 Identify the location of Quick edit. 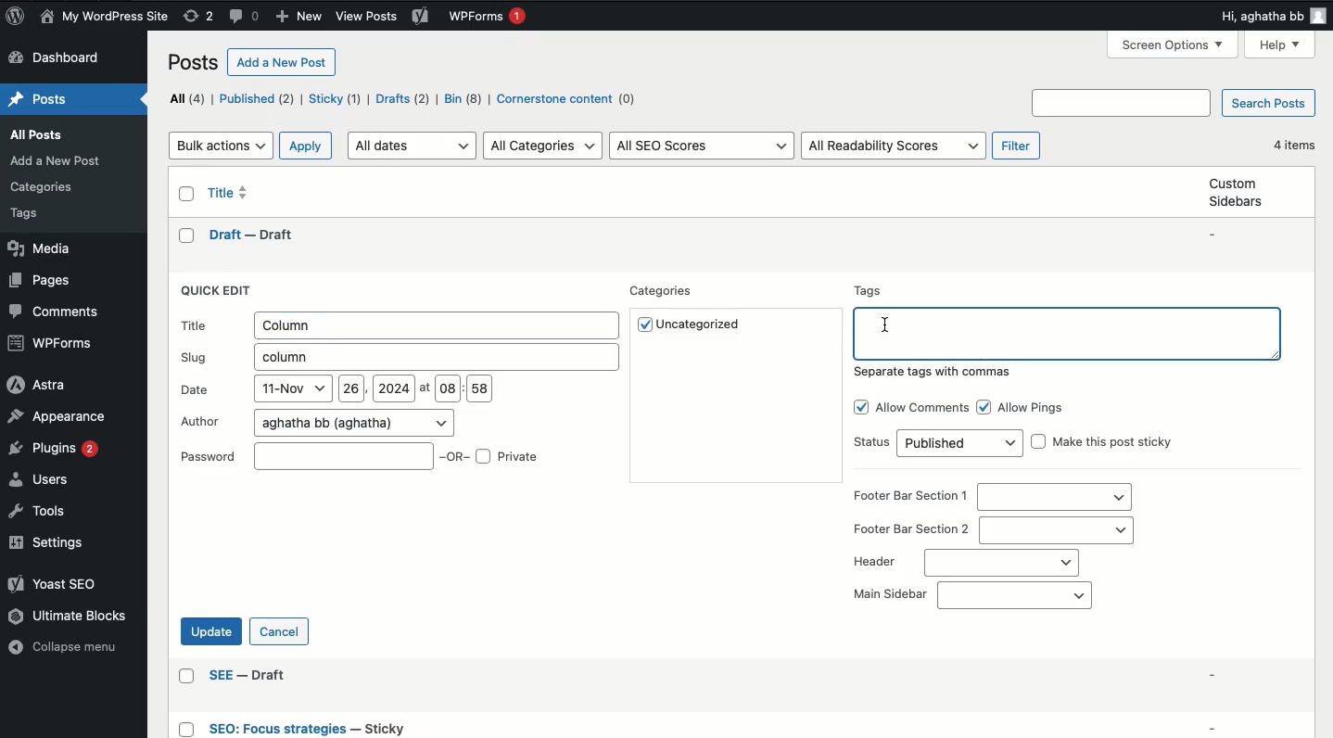
(219, 290).